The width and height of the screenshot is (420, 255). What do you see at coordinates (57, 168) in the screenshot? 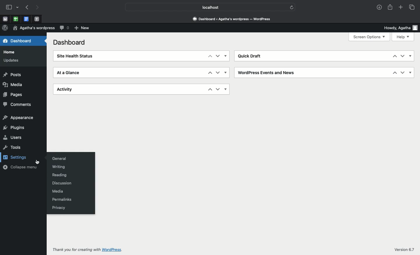
I see `Writing` at bounding box center [57, 168].